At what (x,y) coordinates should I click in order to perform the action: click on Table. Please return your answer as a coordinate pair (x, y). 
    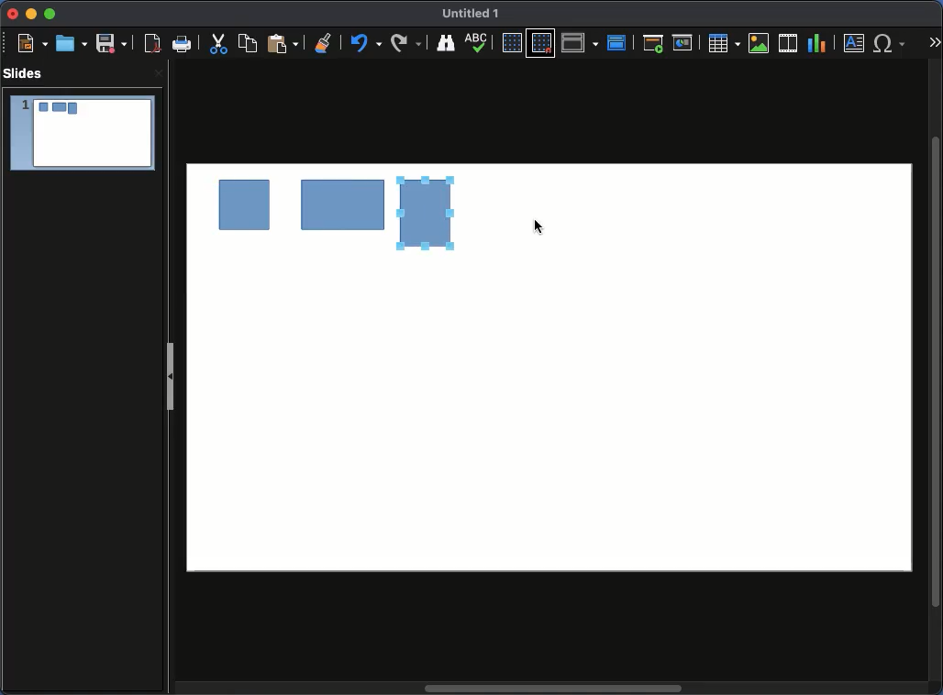
    Looking at the image, I should click on (725, 43).